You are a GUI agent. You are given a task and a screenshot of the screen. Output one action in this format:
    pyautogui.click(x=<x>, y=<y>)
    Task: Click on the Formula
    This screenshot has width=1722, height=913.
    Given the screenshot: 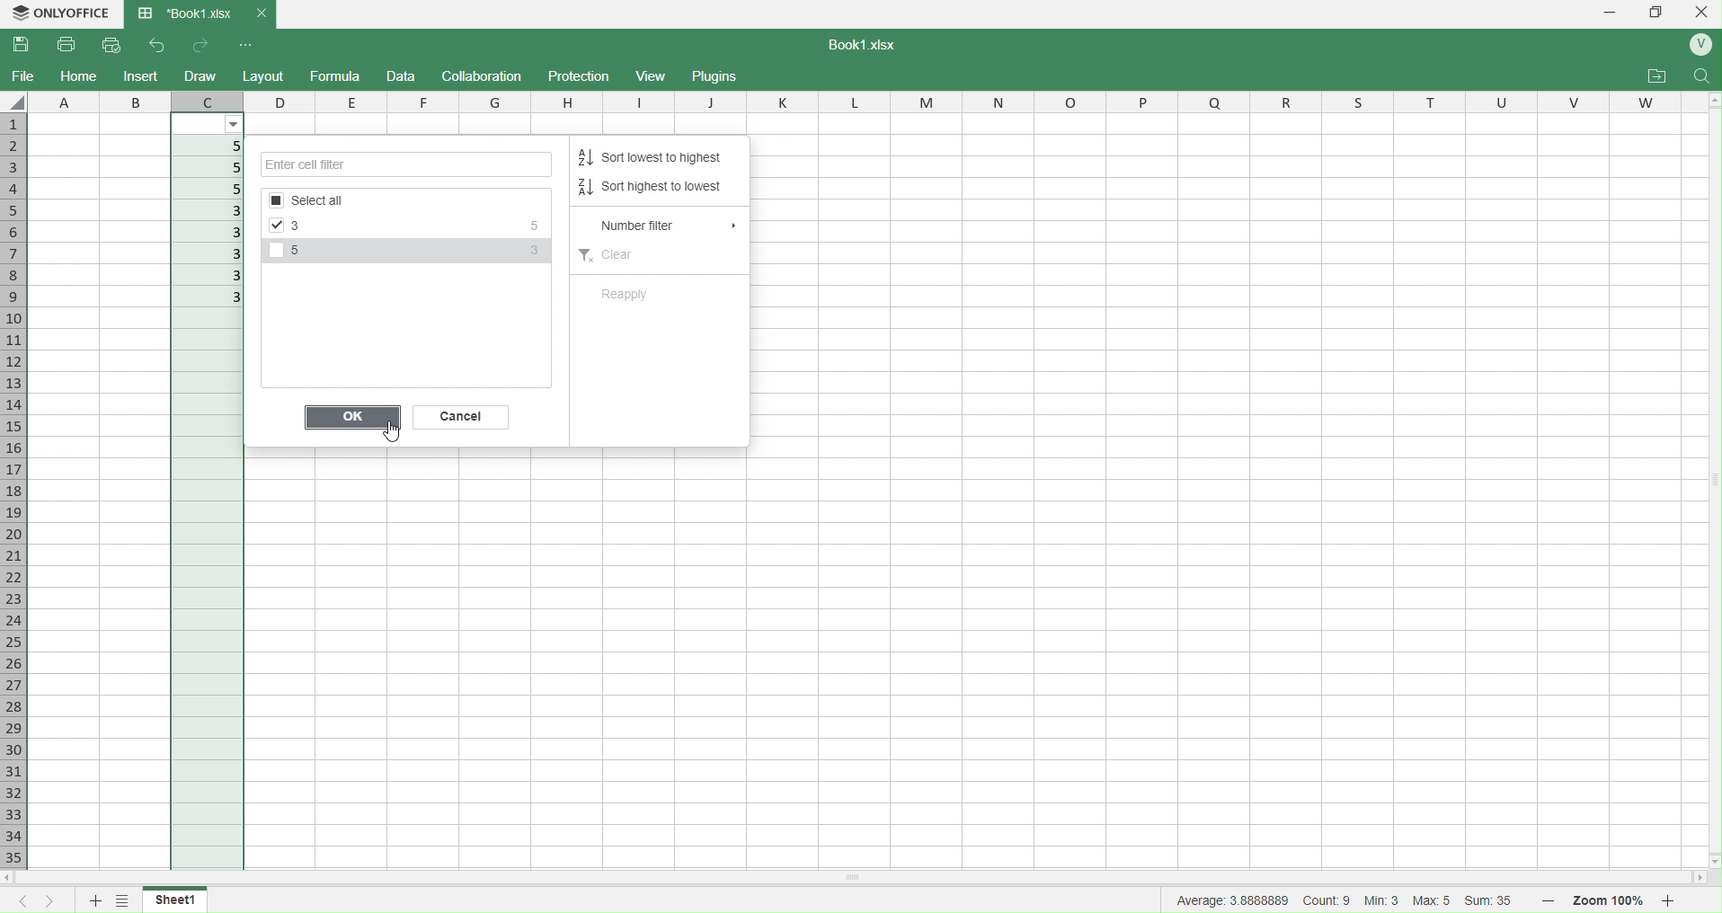 What is the action you would take?
    pyautogui.click(x=335, y=75)
    